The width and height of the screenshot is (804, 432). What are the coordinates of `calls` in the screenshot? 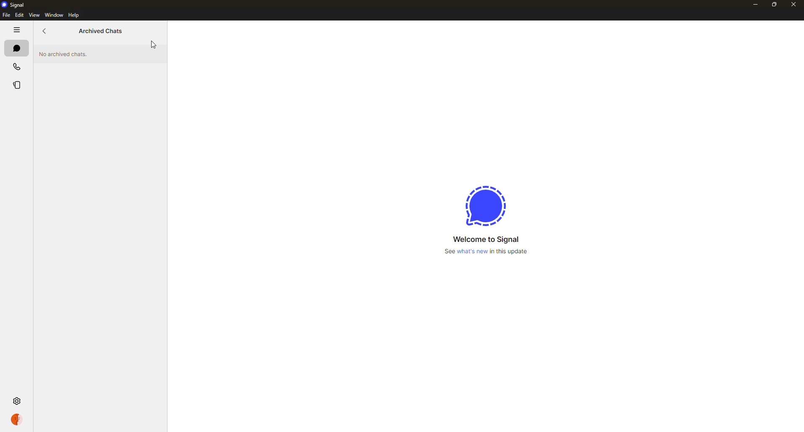 It's located at (18, 66).